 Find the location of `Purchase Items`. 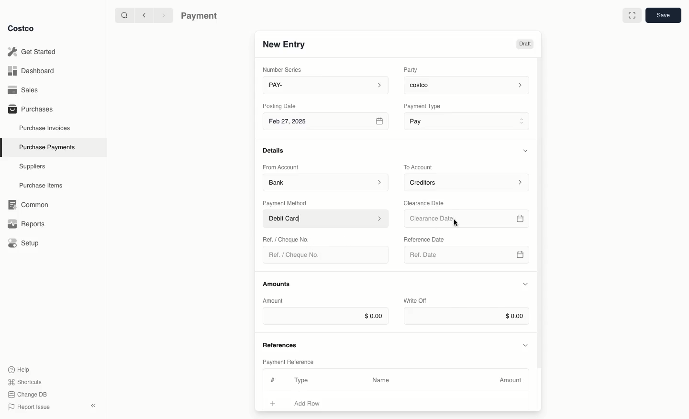

Purchase Items is located at coordinates (42, 186).